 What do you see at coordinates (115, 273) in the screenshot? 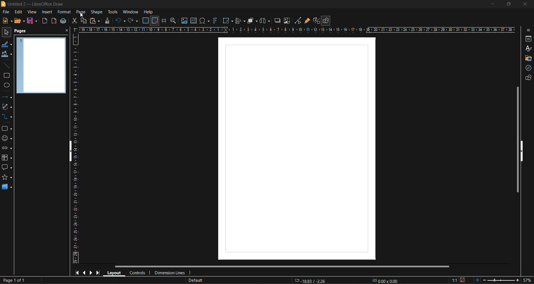
I see `layout` at bounding box center [115, 273].